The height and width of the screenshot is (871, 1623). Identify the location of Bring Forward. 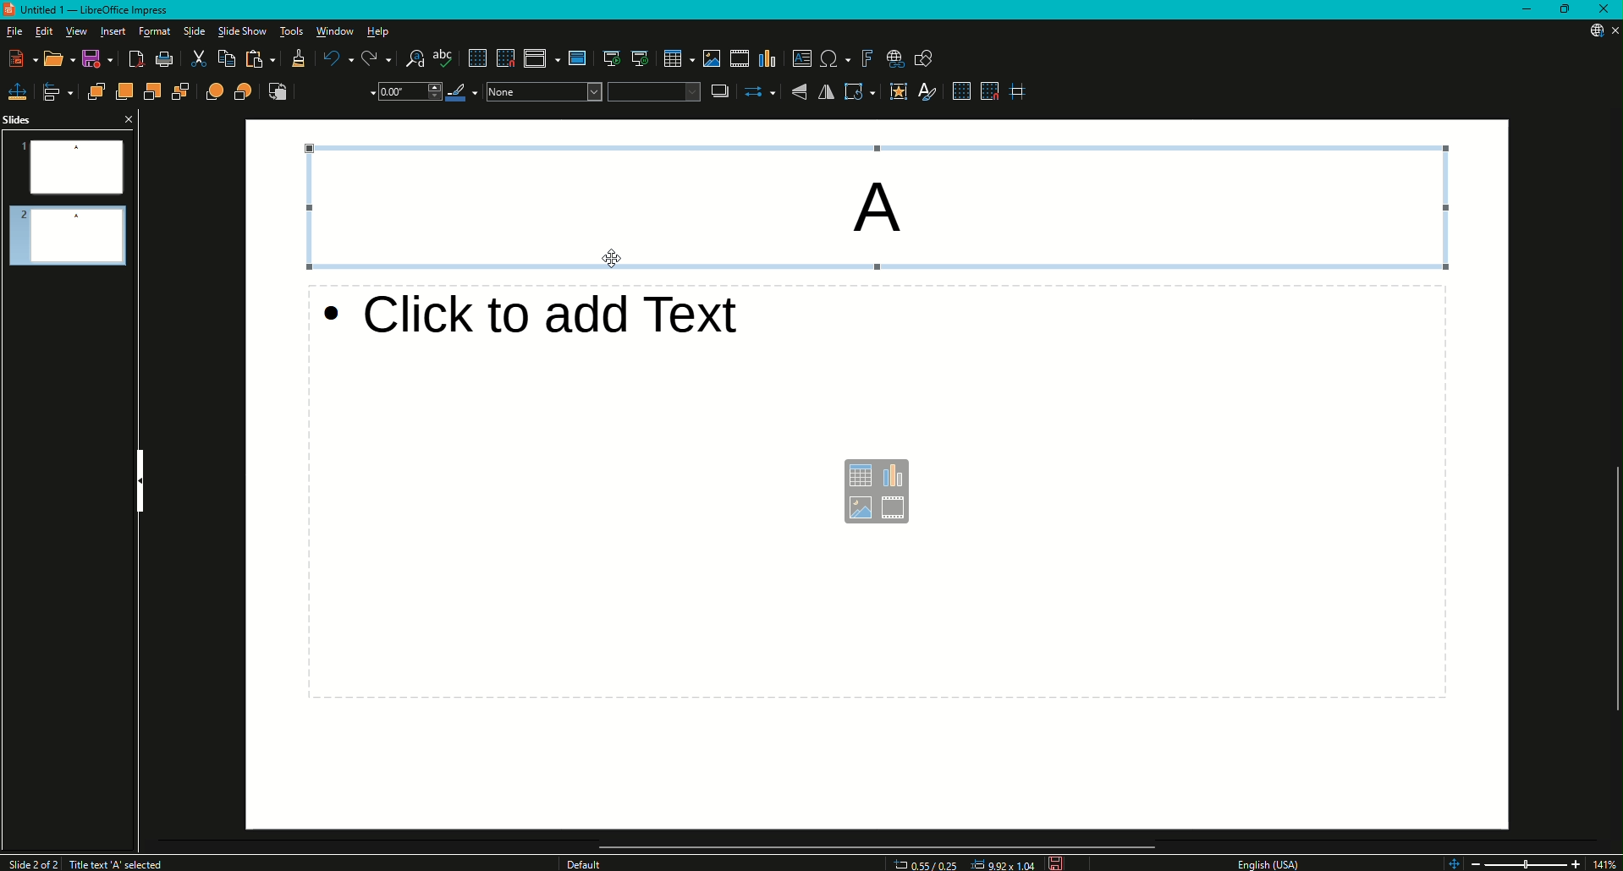
(123, 91).